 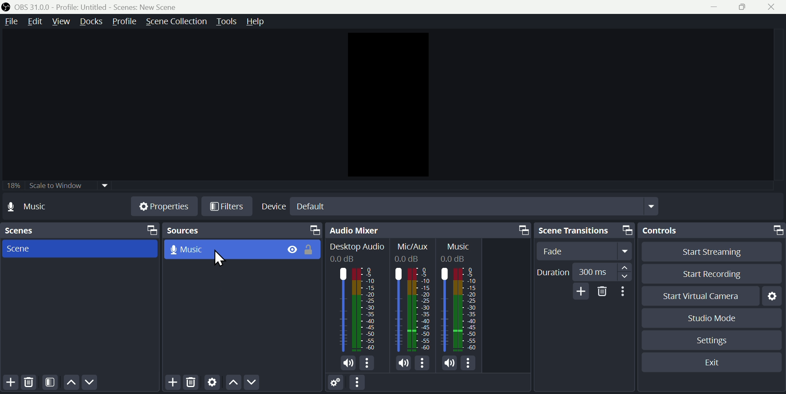 What do you see at coordinates (714, 341) in the screenshot?
I see `Settings` at bounding box center [714, 341].